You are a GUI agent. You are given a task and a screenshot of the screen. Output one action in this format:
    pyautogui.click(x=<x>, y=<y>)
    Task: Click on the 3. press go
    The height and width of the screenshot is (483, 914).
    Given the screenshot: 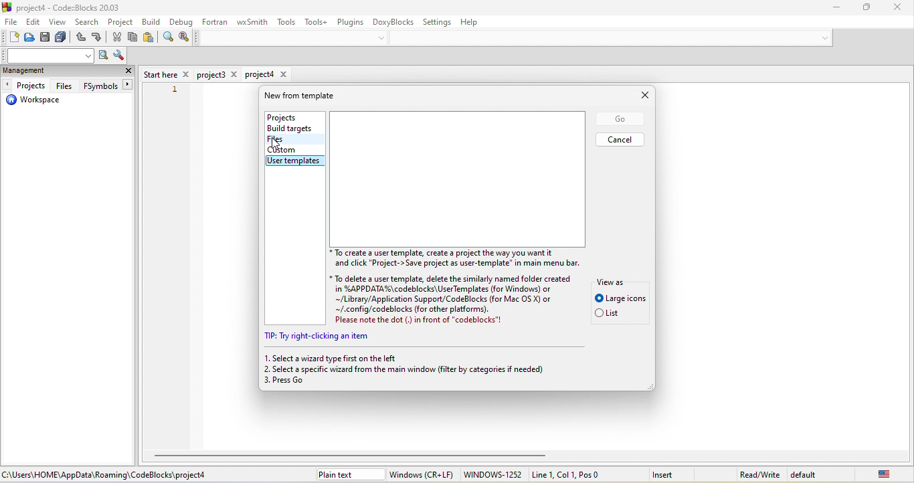 What is the action you would take?
    pyautogui.click(x=293, y=383)
    